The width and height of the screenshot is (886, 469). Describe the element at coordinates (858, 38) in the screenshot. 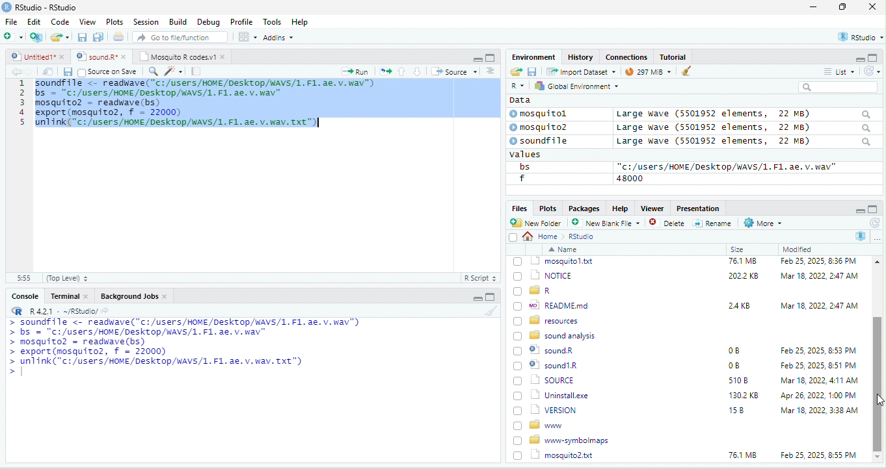

I see `rstudio` at that location.